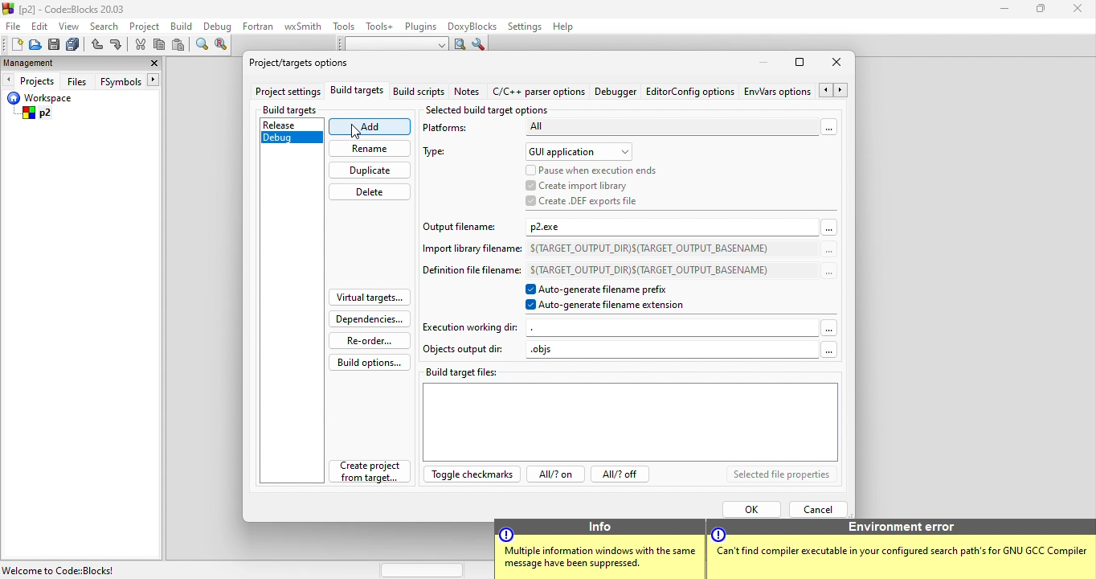 Image resolution: width=1096 pixels, height=579 pixels. Describe the element at coordinates (442, 153) in the screenshot. I see `type` at that location.